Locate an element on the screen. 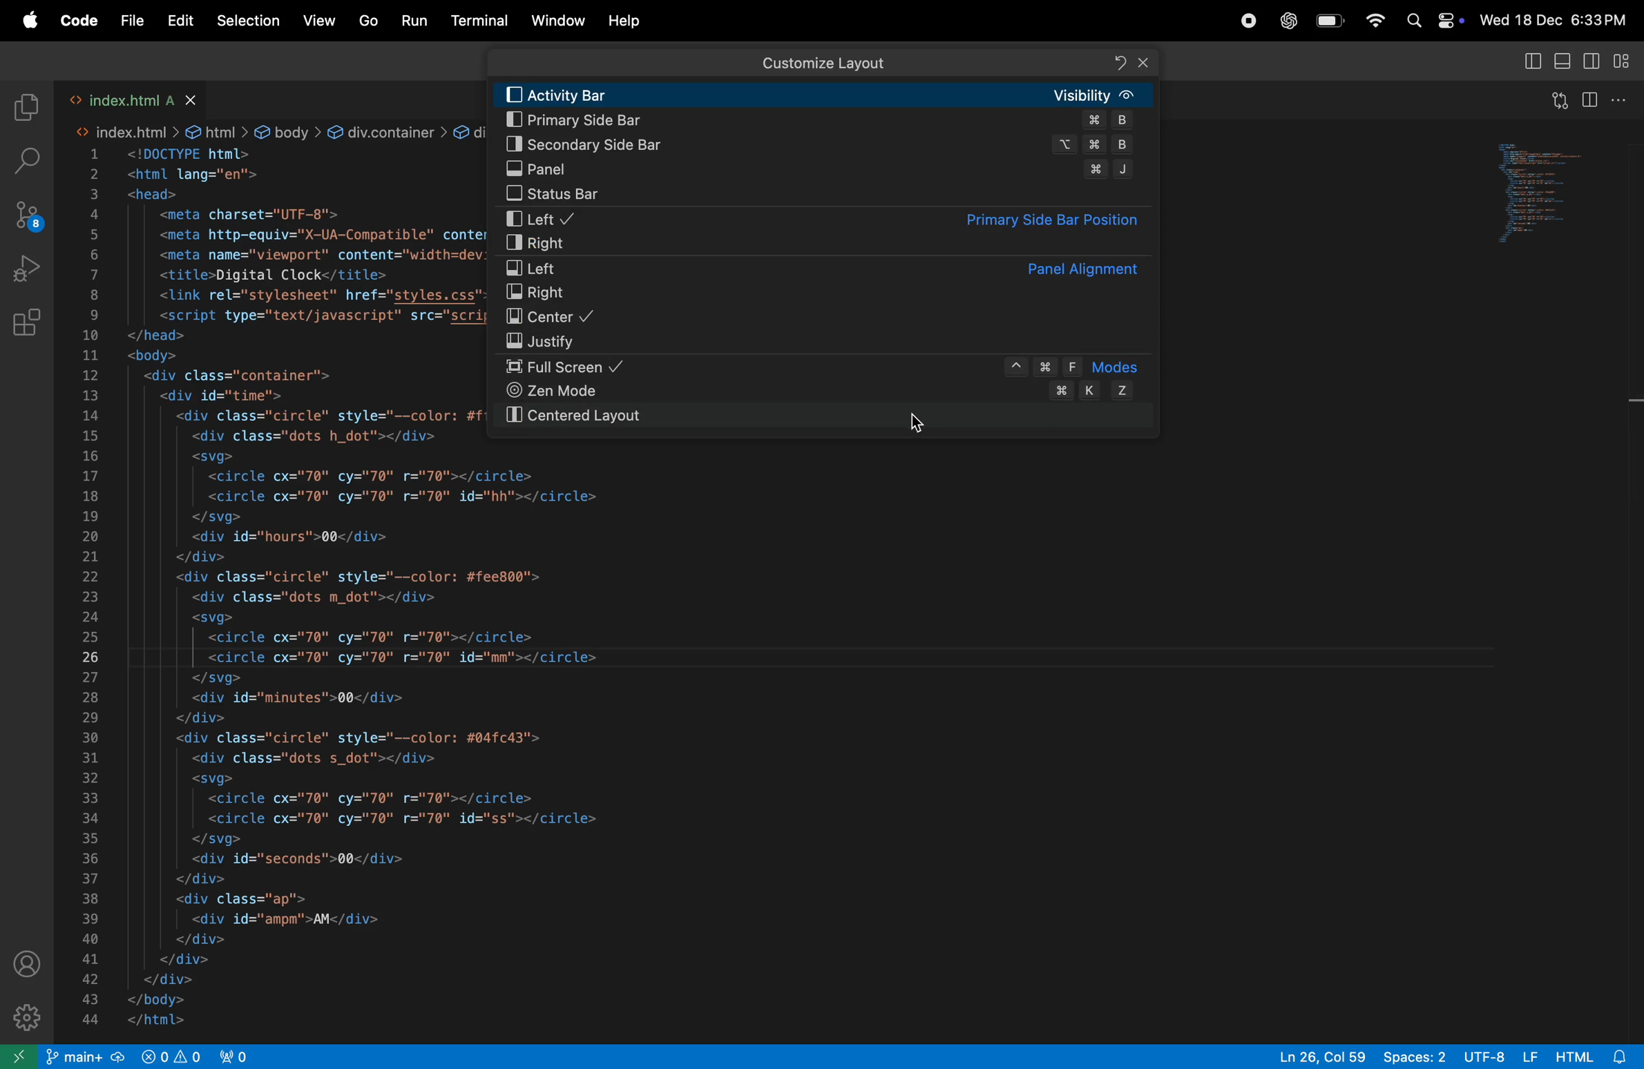 Image resolution: width=1644 pixels, height=1069 pixels. run  is located at coordinates (412, 21).